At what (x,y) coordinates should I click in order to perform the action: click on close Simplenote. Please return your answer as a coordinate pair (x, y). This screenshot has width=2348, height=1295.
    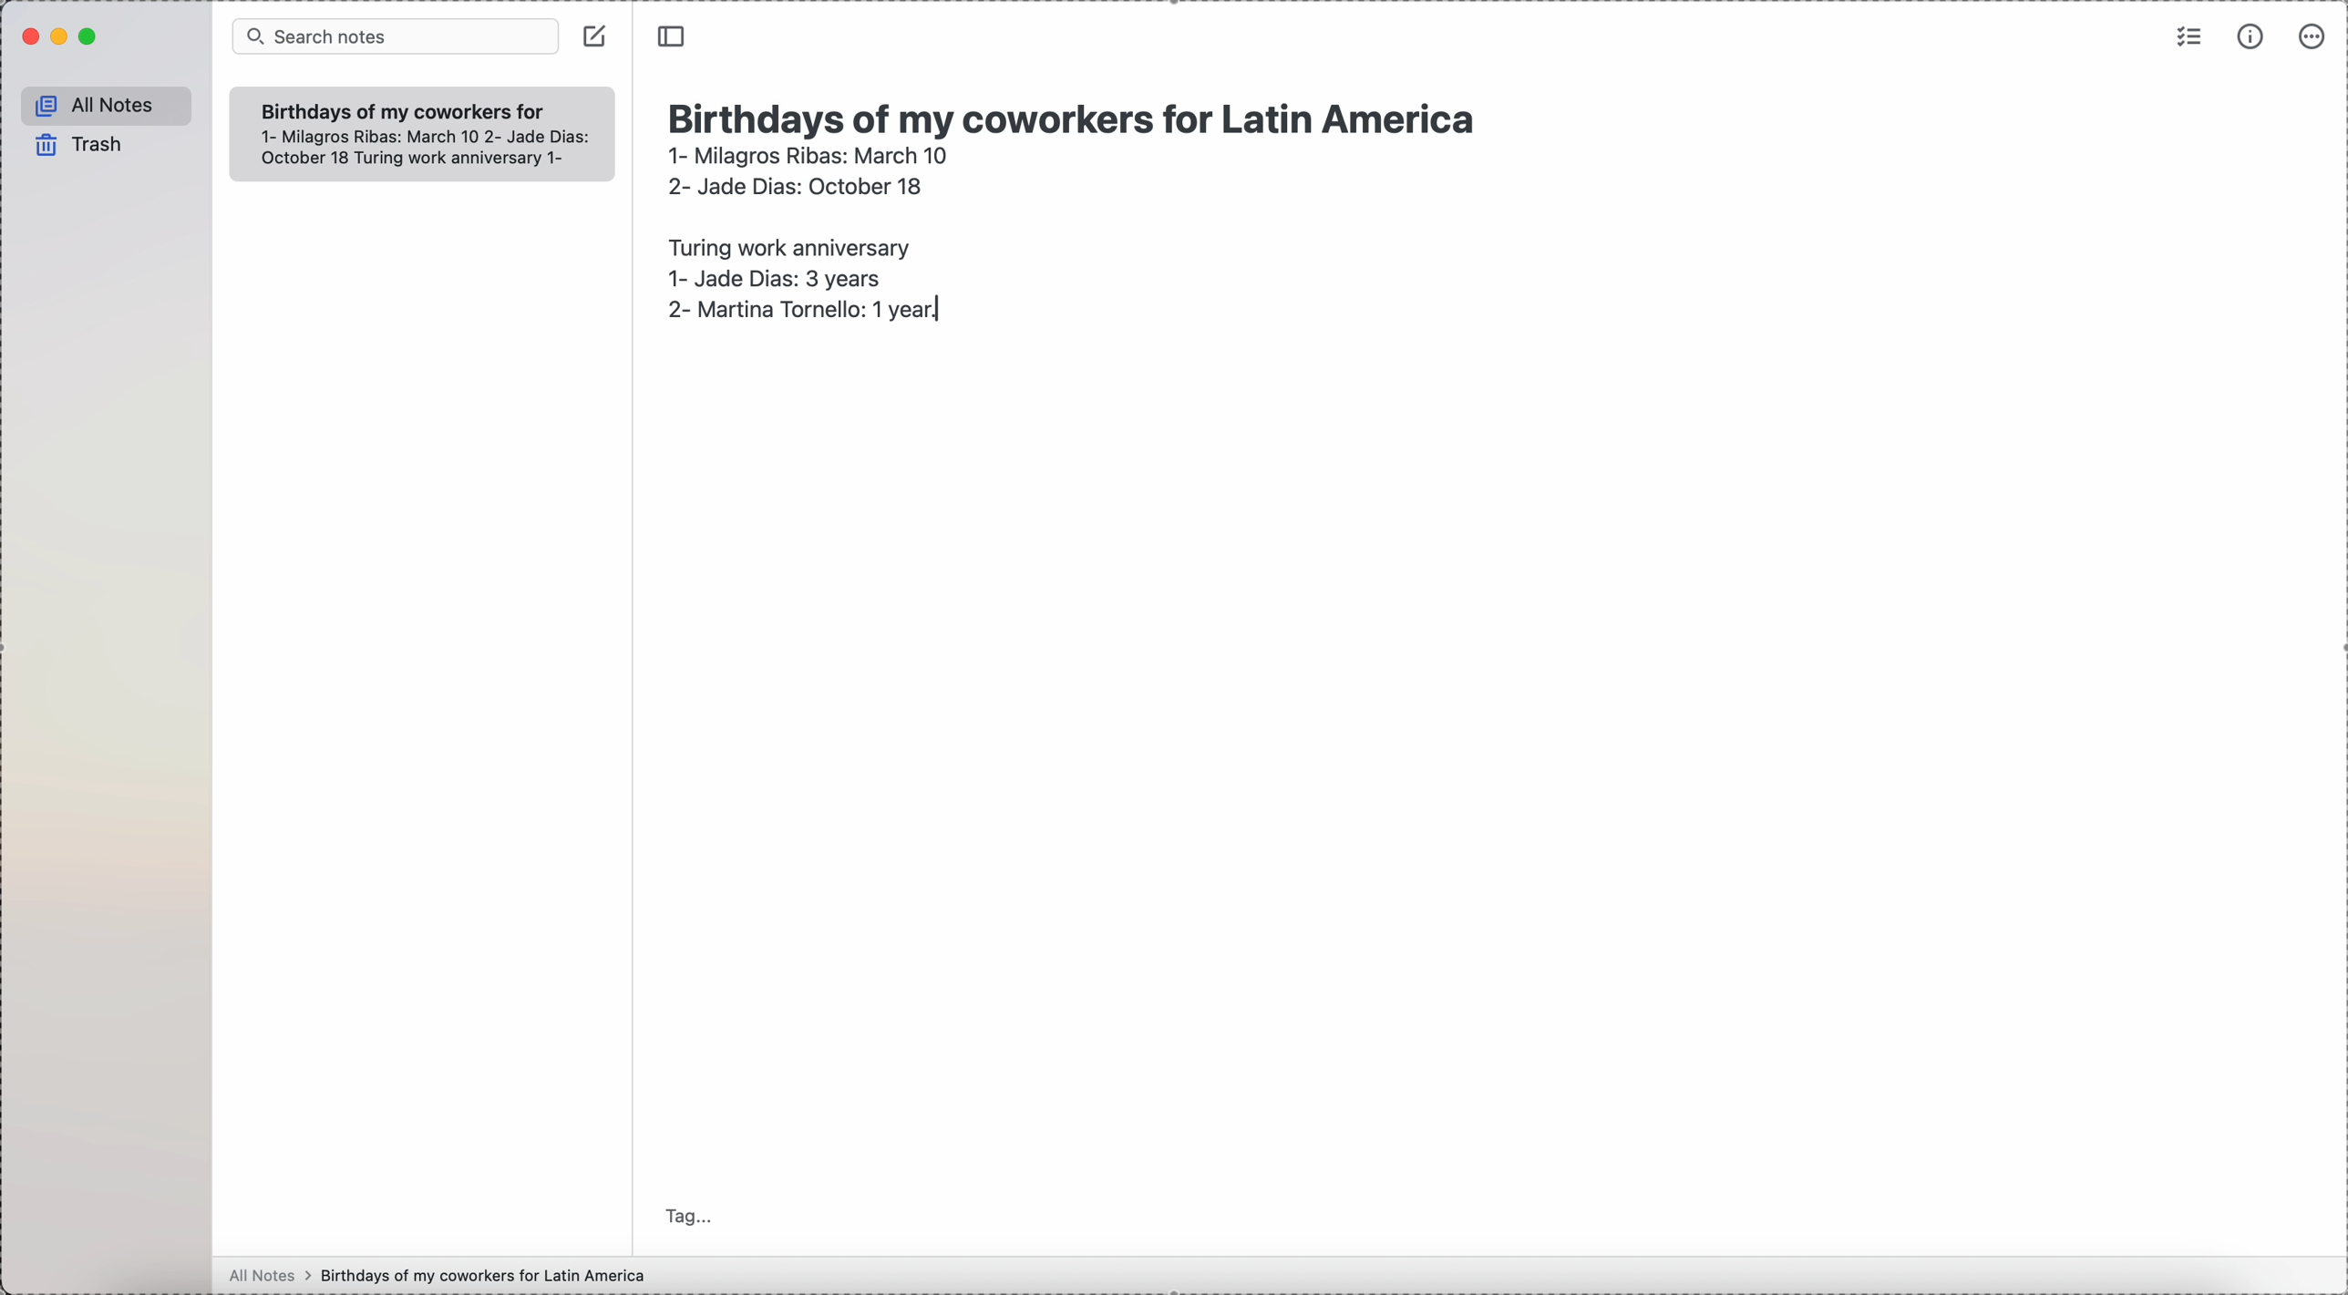
    Looking at the image, I should click on (28, 36).